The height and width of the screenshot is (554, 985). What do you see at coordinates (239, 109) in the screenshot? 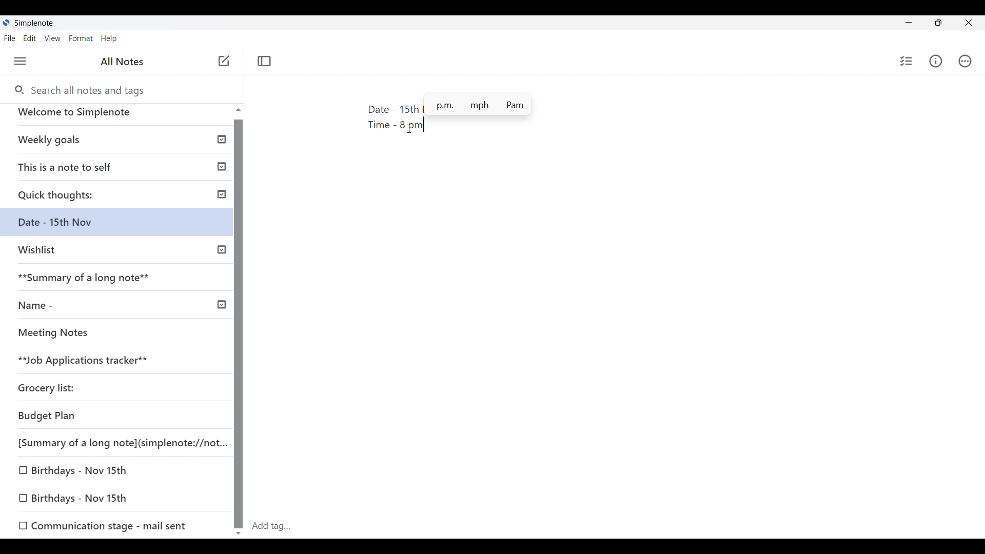
I see `Quick slide to top` at bounding box center [239, 109].